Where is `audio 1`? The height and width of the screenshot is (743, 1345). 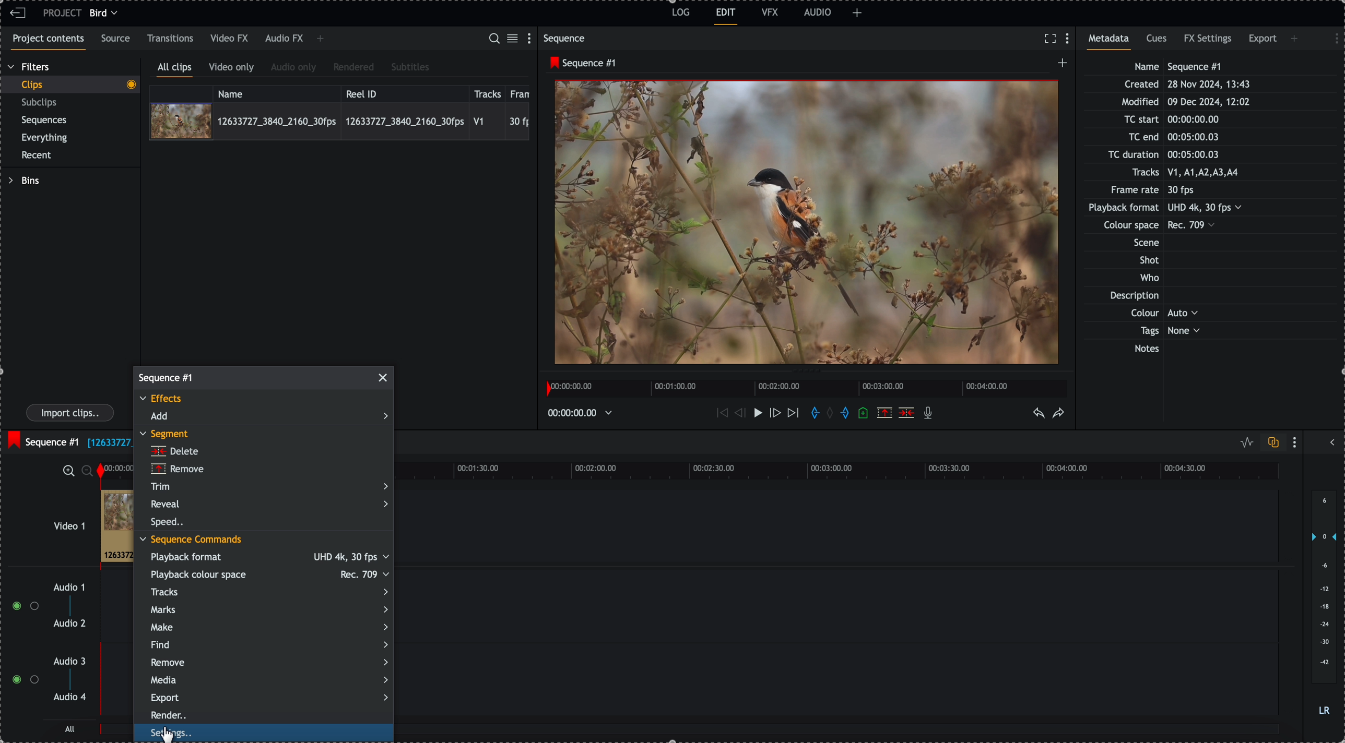
audio 1 is located at coordinates (65, 588).